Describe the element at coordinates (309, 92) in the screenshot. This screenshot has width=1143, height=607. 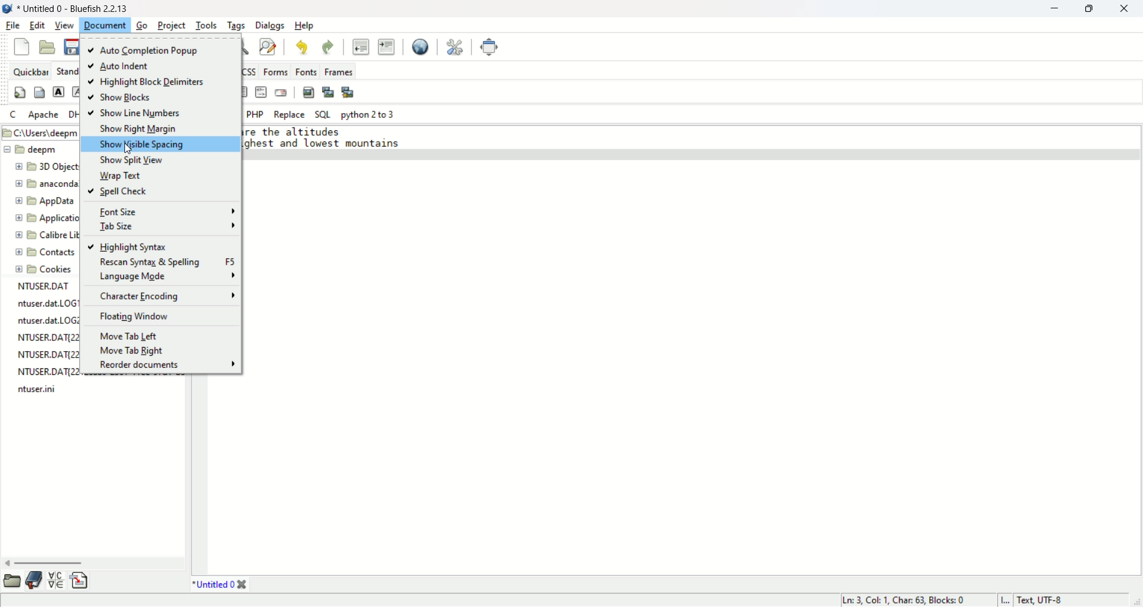
I see `insert images` at that location.